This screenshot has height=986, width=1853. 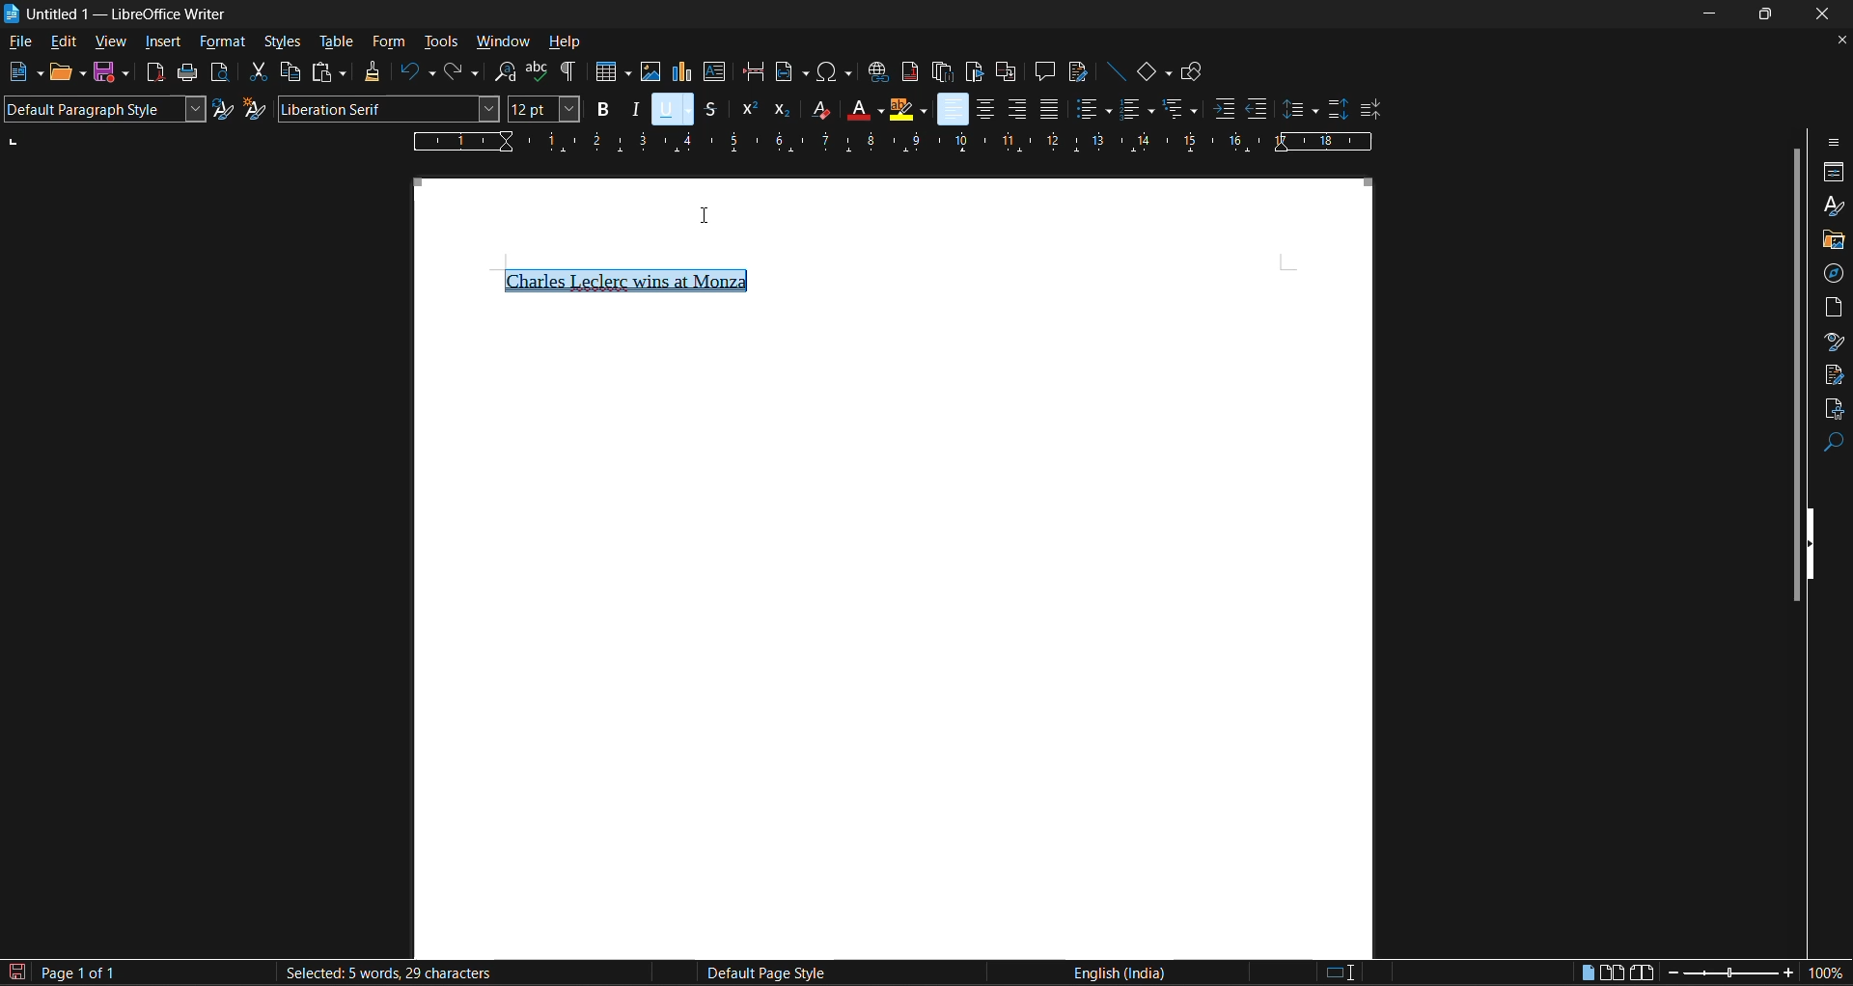 I want to click on insert page break, so click(x=753, y=71).